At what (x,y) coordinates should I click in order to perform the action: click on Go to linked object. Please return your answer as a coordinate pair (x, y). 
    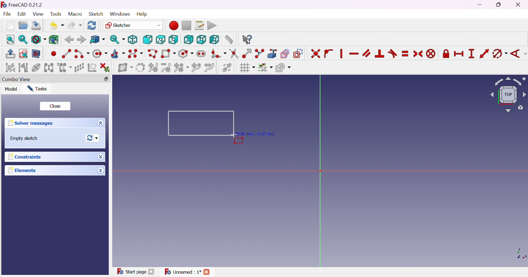
    Looking at the image, I should click on (97, 39).